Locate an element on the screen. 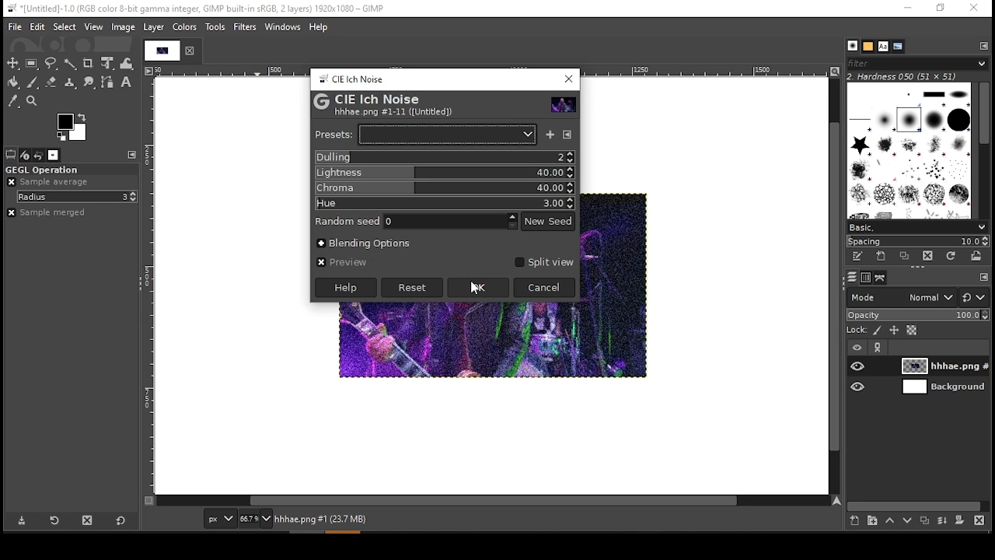 The width and height of the screenshot is (995, 560). hhhae.png#1 (23.7 mb) is located at coordinates (323, 519).